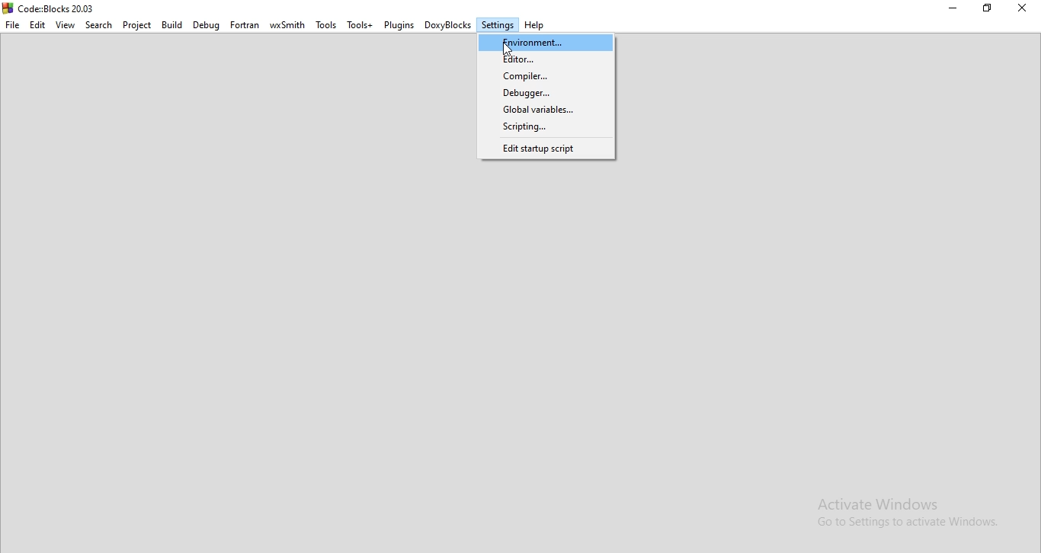 The height and width of the screenshot is (553, 1041). What do you see at coordinates (449, 26) in the screenshot?
I see `DoxyBlocks` at bounding box center [449, 26].